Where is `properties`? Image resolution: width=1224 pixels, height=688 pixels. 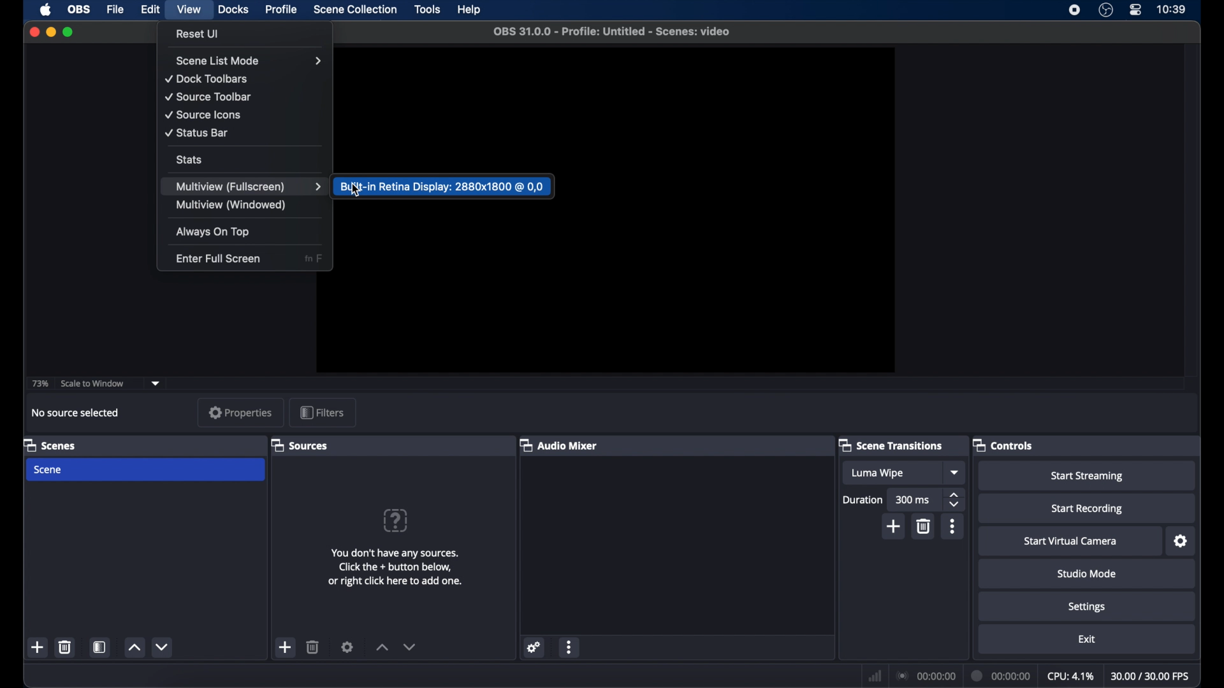 properties is located at coordinates (240, 413).